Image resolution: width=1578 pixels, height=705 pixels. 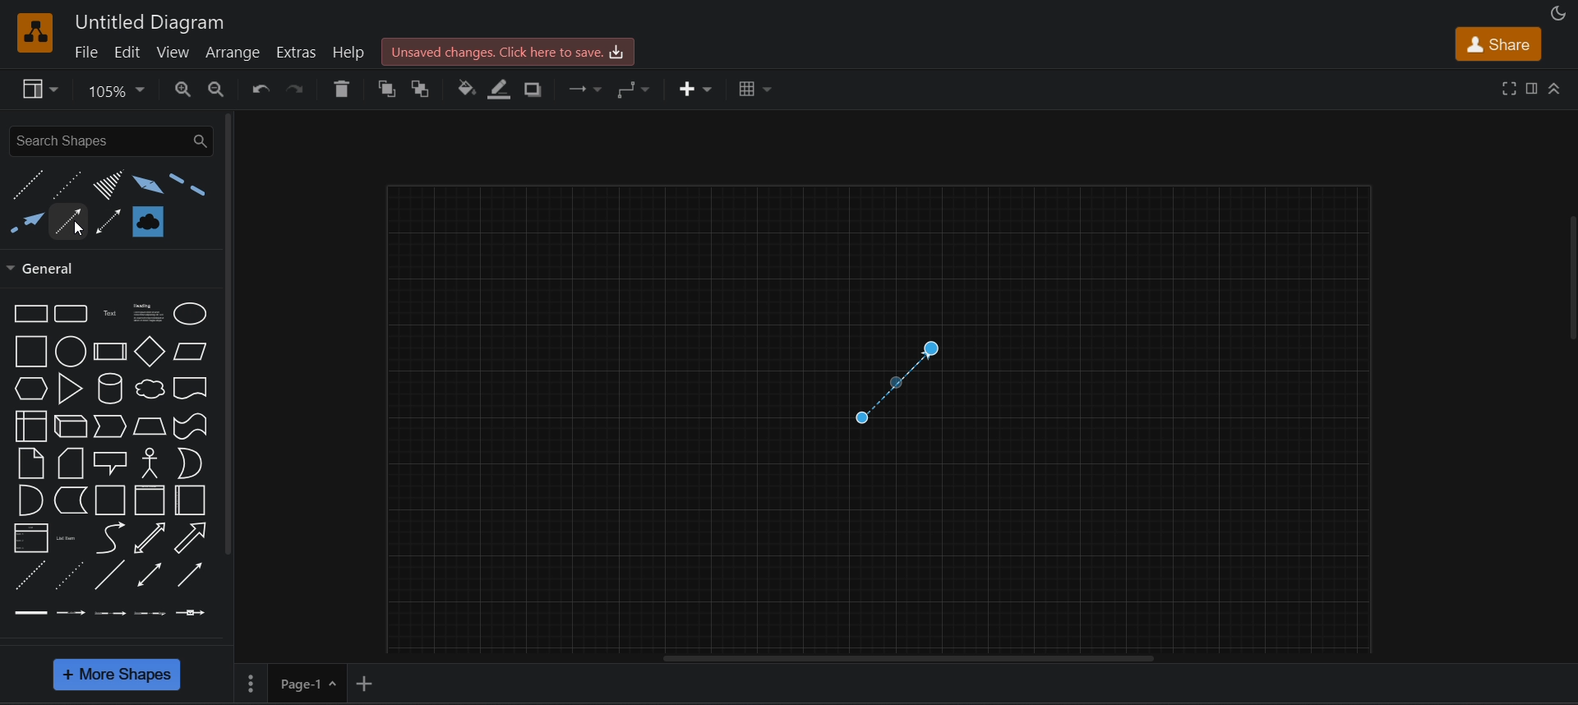 I want to click on internal storage , so click(x=33, y=426).